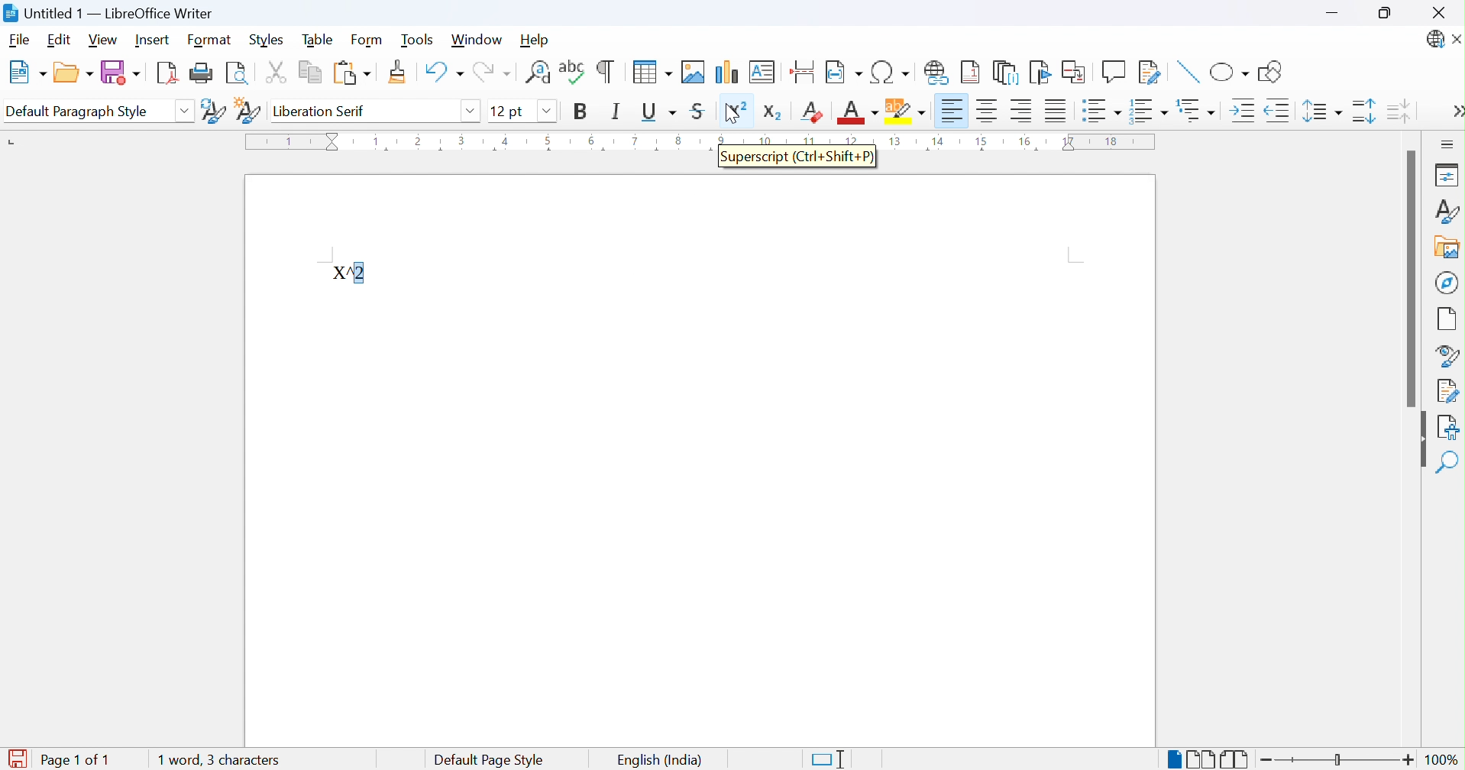 Image resolution: width=1465 pixels, height=770 pixels. I want to click on Minimize, so click(1332, 15).